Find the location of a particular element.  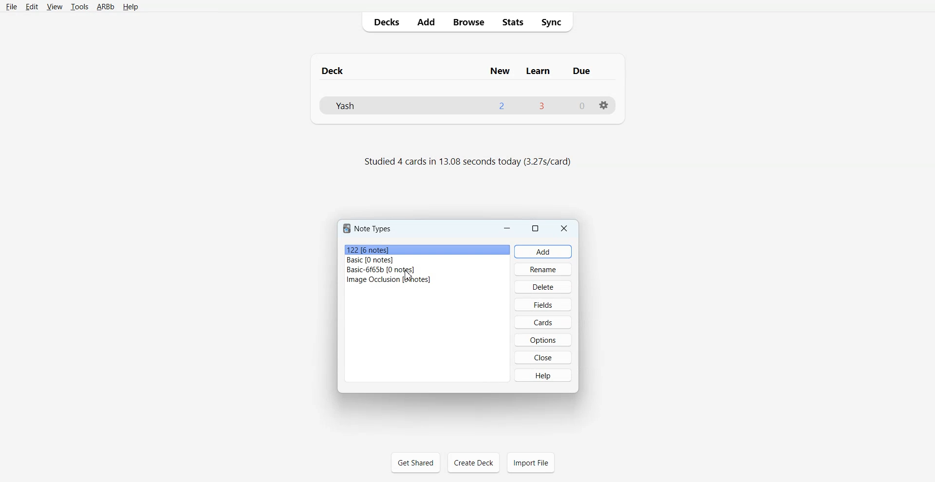

Tools is located at coordinates (79, 7).